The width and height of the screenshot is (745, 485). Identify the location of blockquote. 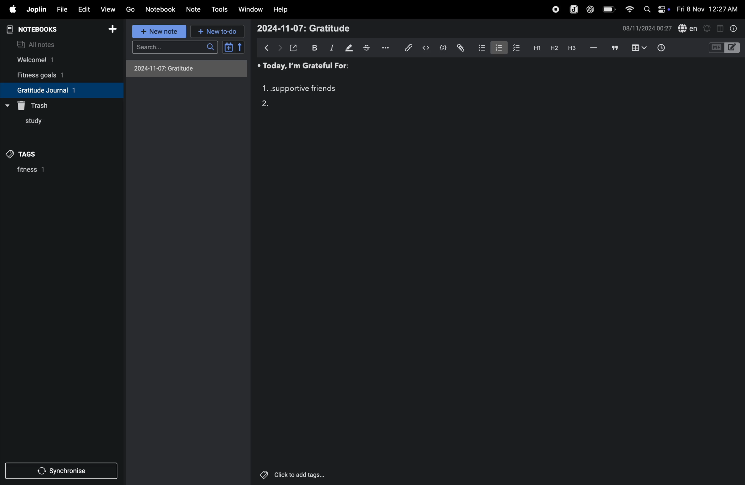
(615, 48).